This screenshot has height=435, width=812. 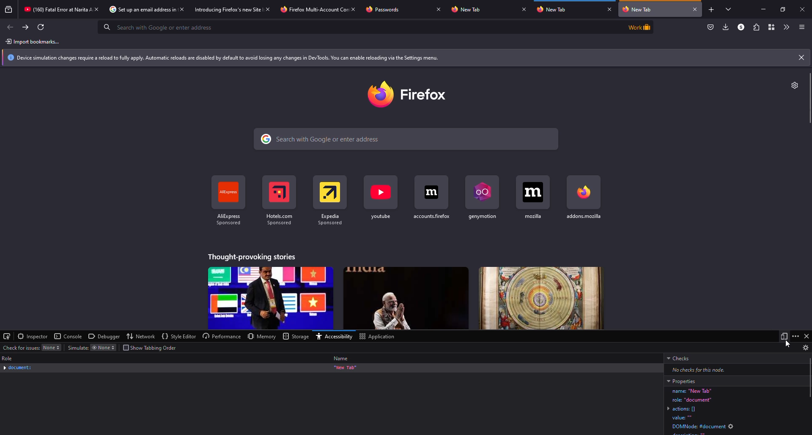 What do you see at coordinates (533, 198) in the screenshot?
I see `Mozilla shortcut` at bounding box center [533, 198].